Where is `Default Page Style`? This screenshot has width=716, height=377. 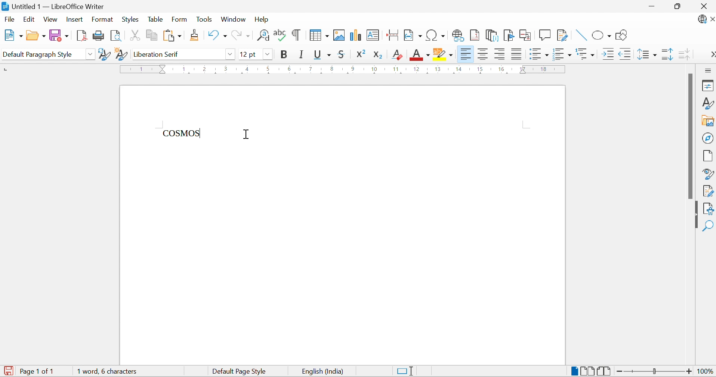 Default Page Style is located at coordinates (240, 371).